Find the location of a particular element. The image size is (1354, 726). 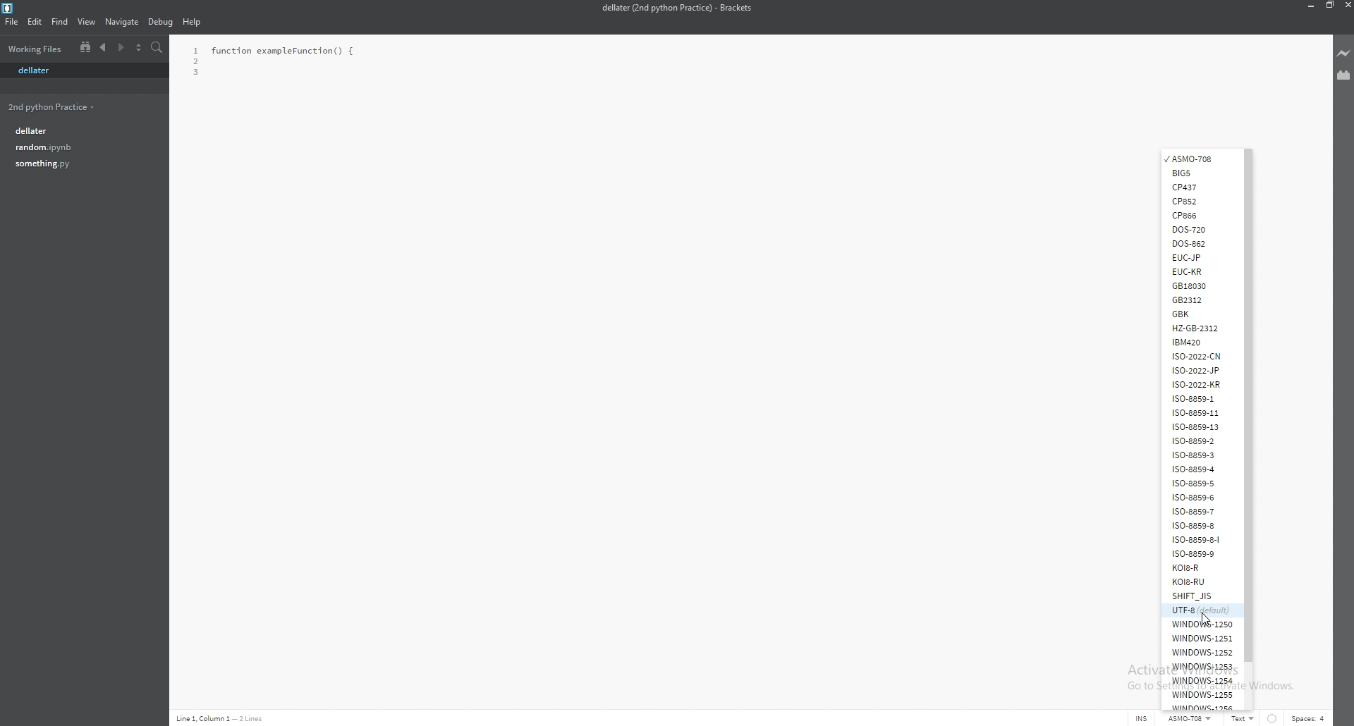

something.py is located at coordinates (80, 164).